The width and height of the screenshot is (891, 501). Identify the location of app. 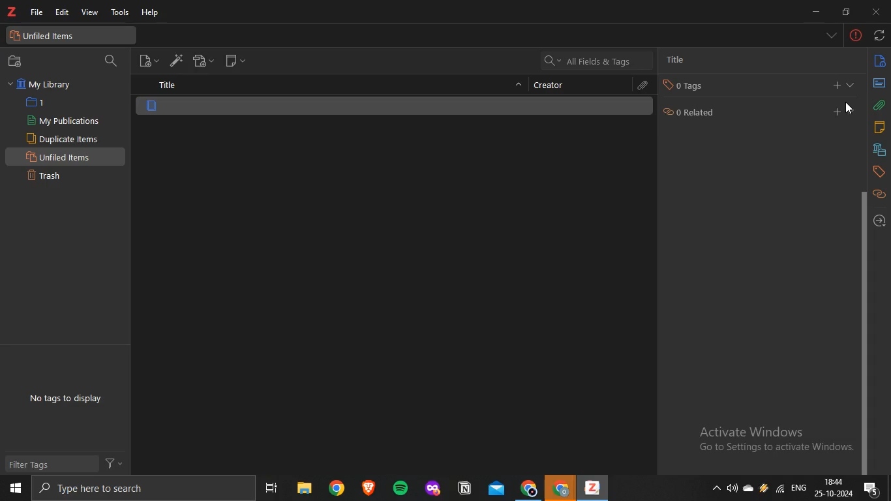
(367, 485).